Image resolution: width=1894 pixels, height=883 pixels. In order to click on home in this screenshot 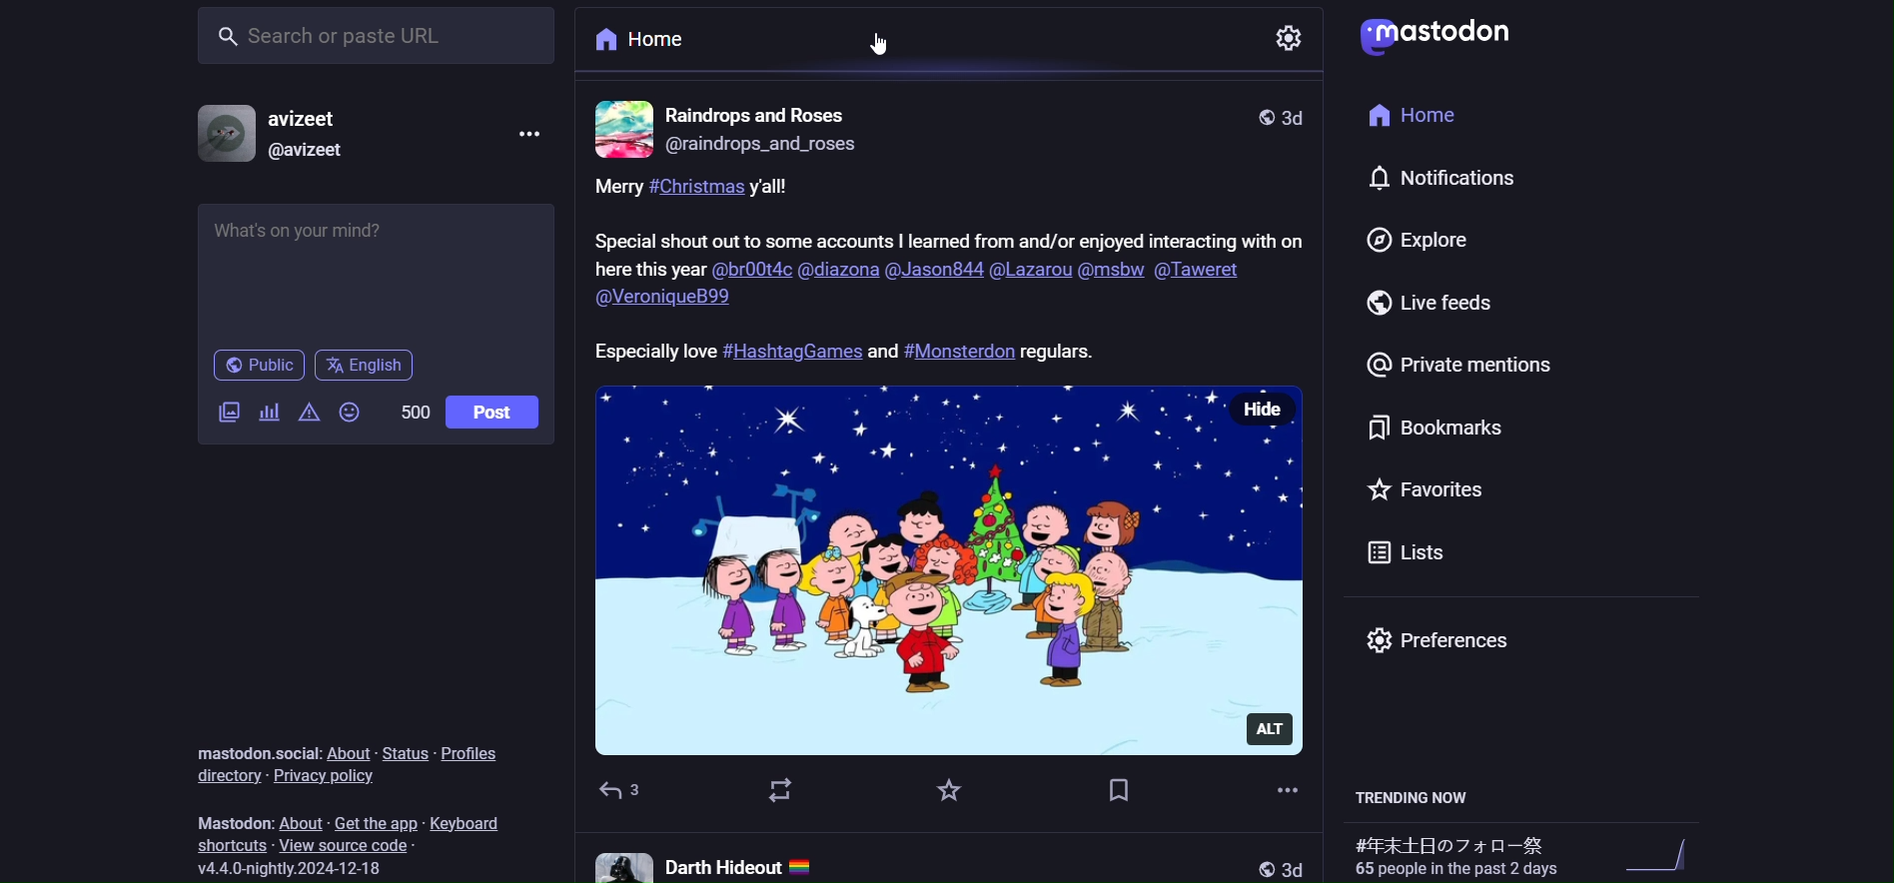, I will do `click(648, 43)`.